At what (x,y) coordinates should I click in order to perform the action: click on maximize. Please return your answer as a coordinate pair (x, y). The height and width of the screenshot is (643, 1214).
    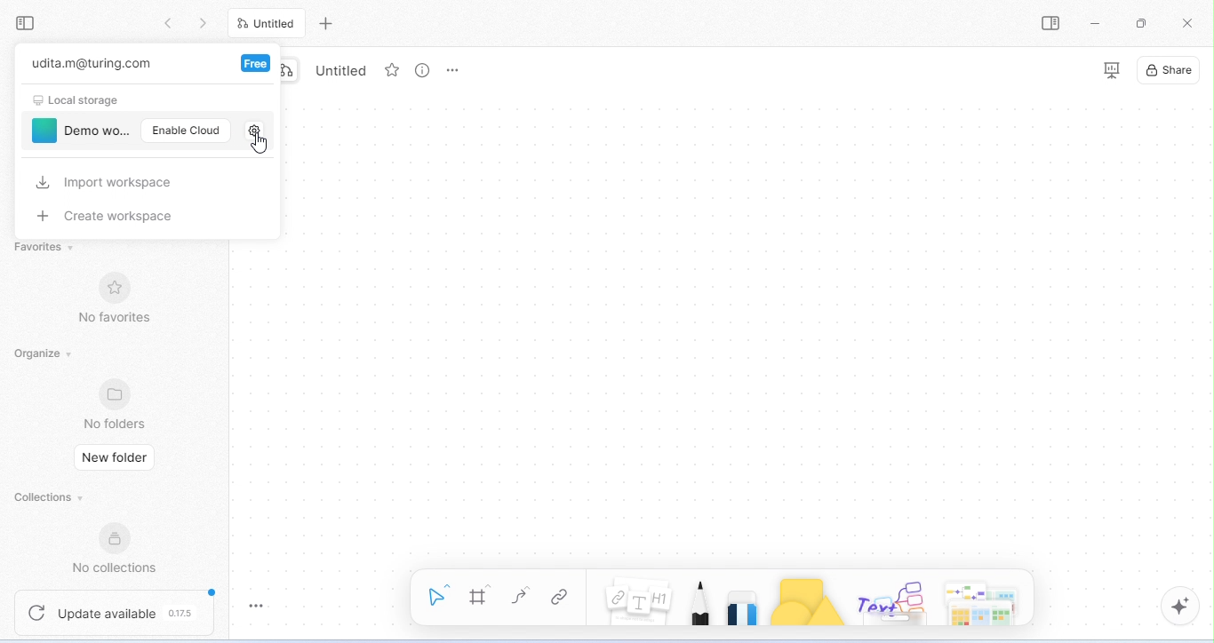
    Looking at the image, I should click on (1144, 22).